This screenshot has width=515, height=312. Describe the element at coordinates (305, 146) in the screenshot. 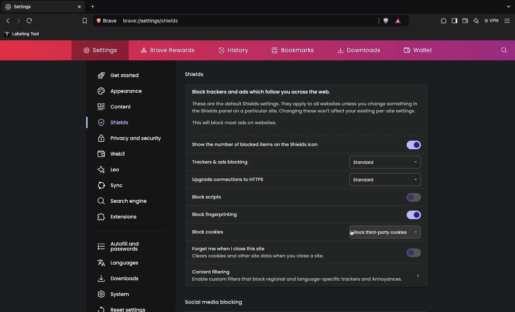

I see `Show the number of blocked items on the shields icon` at that location.